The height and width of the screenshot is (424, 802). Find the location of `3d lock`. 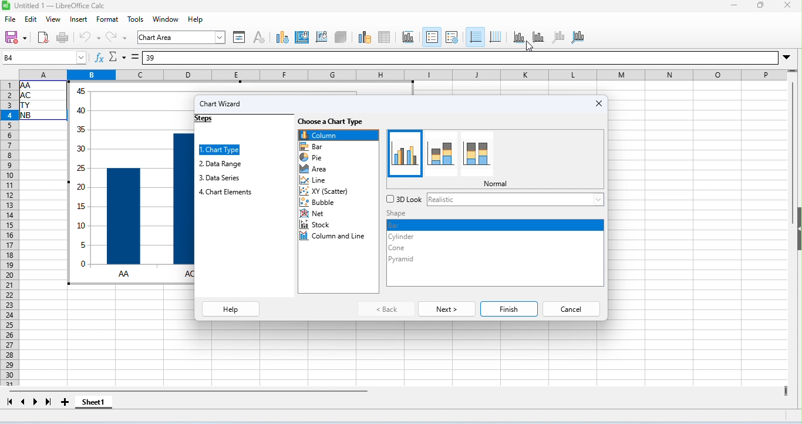

3d lock is located at coordinates (403, 199).